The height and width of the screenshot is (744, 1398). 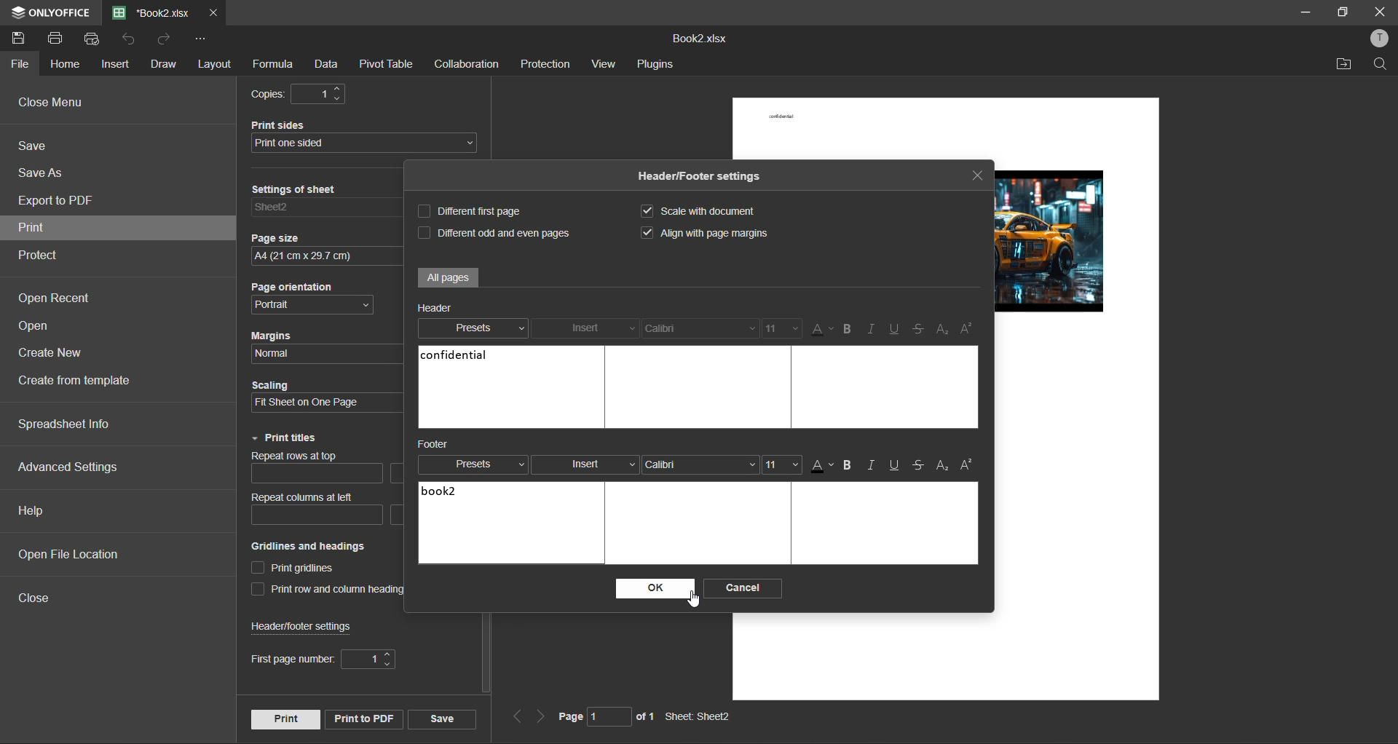 I want to click on spreadsheet info, so click(x=66, y=423).